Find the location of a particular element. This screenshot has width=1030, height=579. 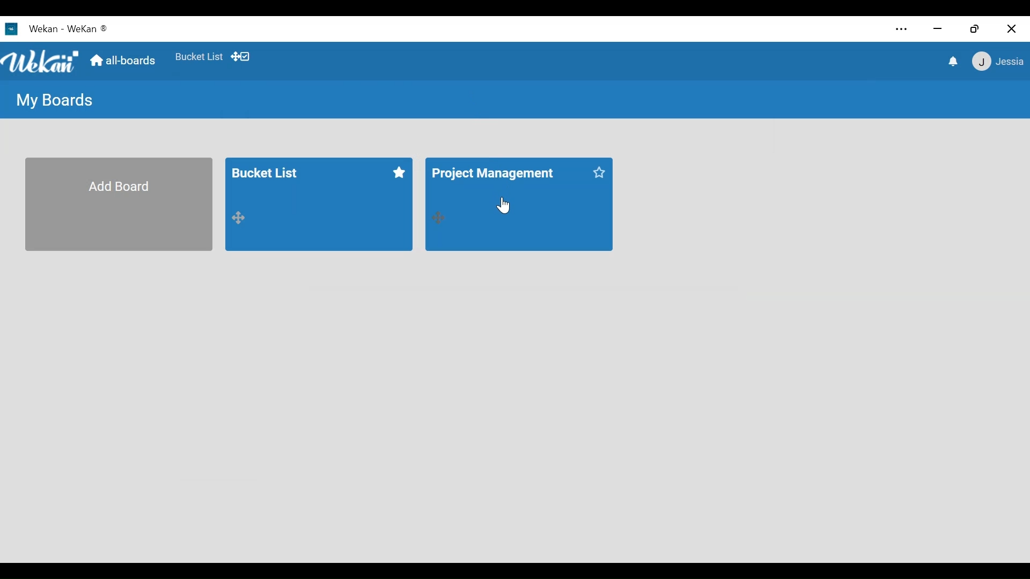

Home (all-boards) is located at coordinates (124, 61).